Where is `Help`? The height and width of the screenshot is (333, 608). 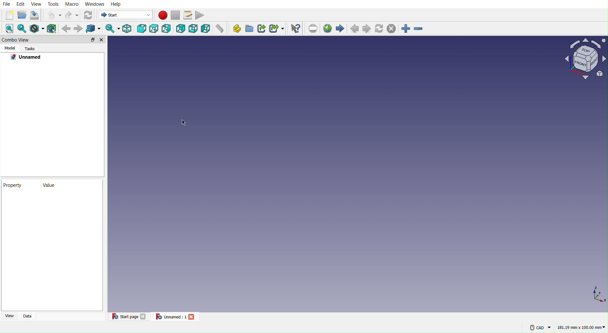 Help is located at coordinates (116, 4).